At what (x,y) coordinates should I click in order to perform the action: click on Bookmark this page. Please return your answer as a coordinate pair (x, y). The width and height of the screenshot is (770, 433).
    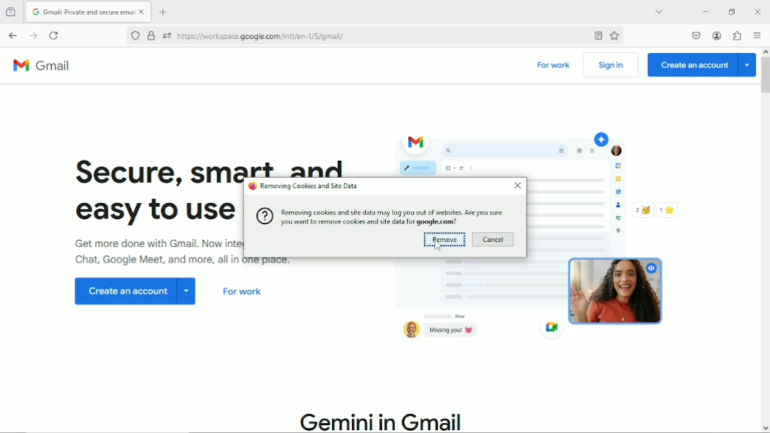
    Looking at the image, I should click on (614, 37).